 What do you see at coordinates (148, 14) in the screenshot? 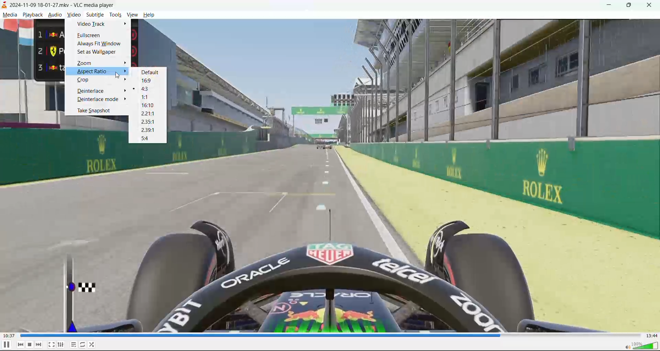
I see `help` at bounding box center [148, 14].